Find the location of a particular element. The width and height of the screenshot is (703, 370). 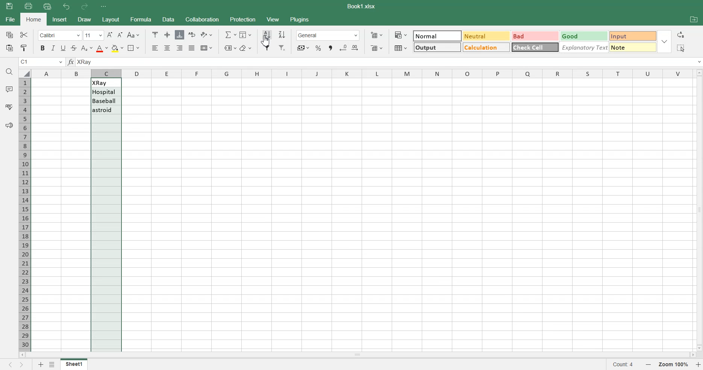

Horizontal Scroll Bar is located at coordinates (357, 354).